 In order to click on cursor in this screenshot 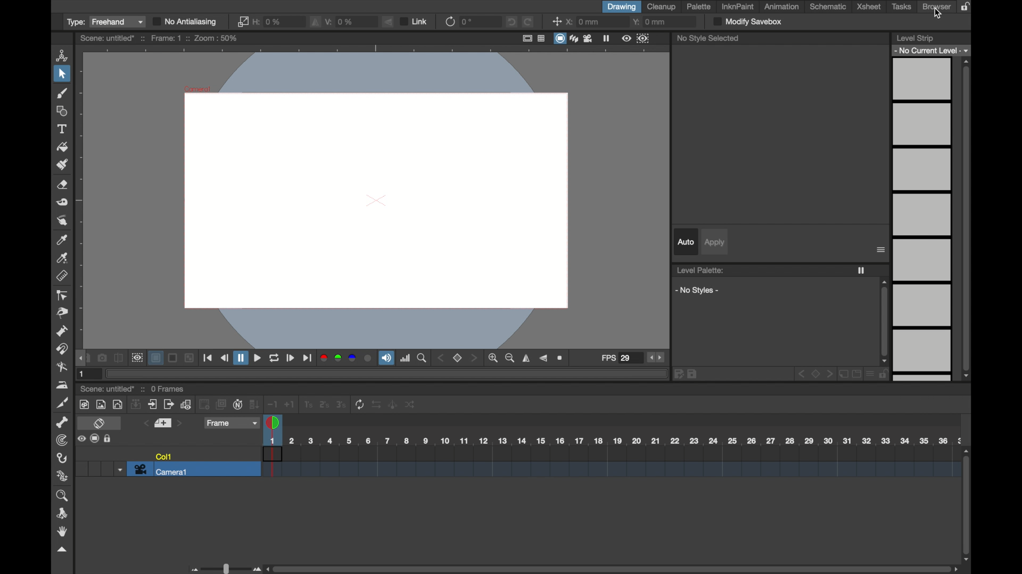, I will do `click(938, 14)`.